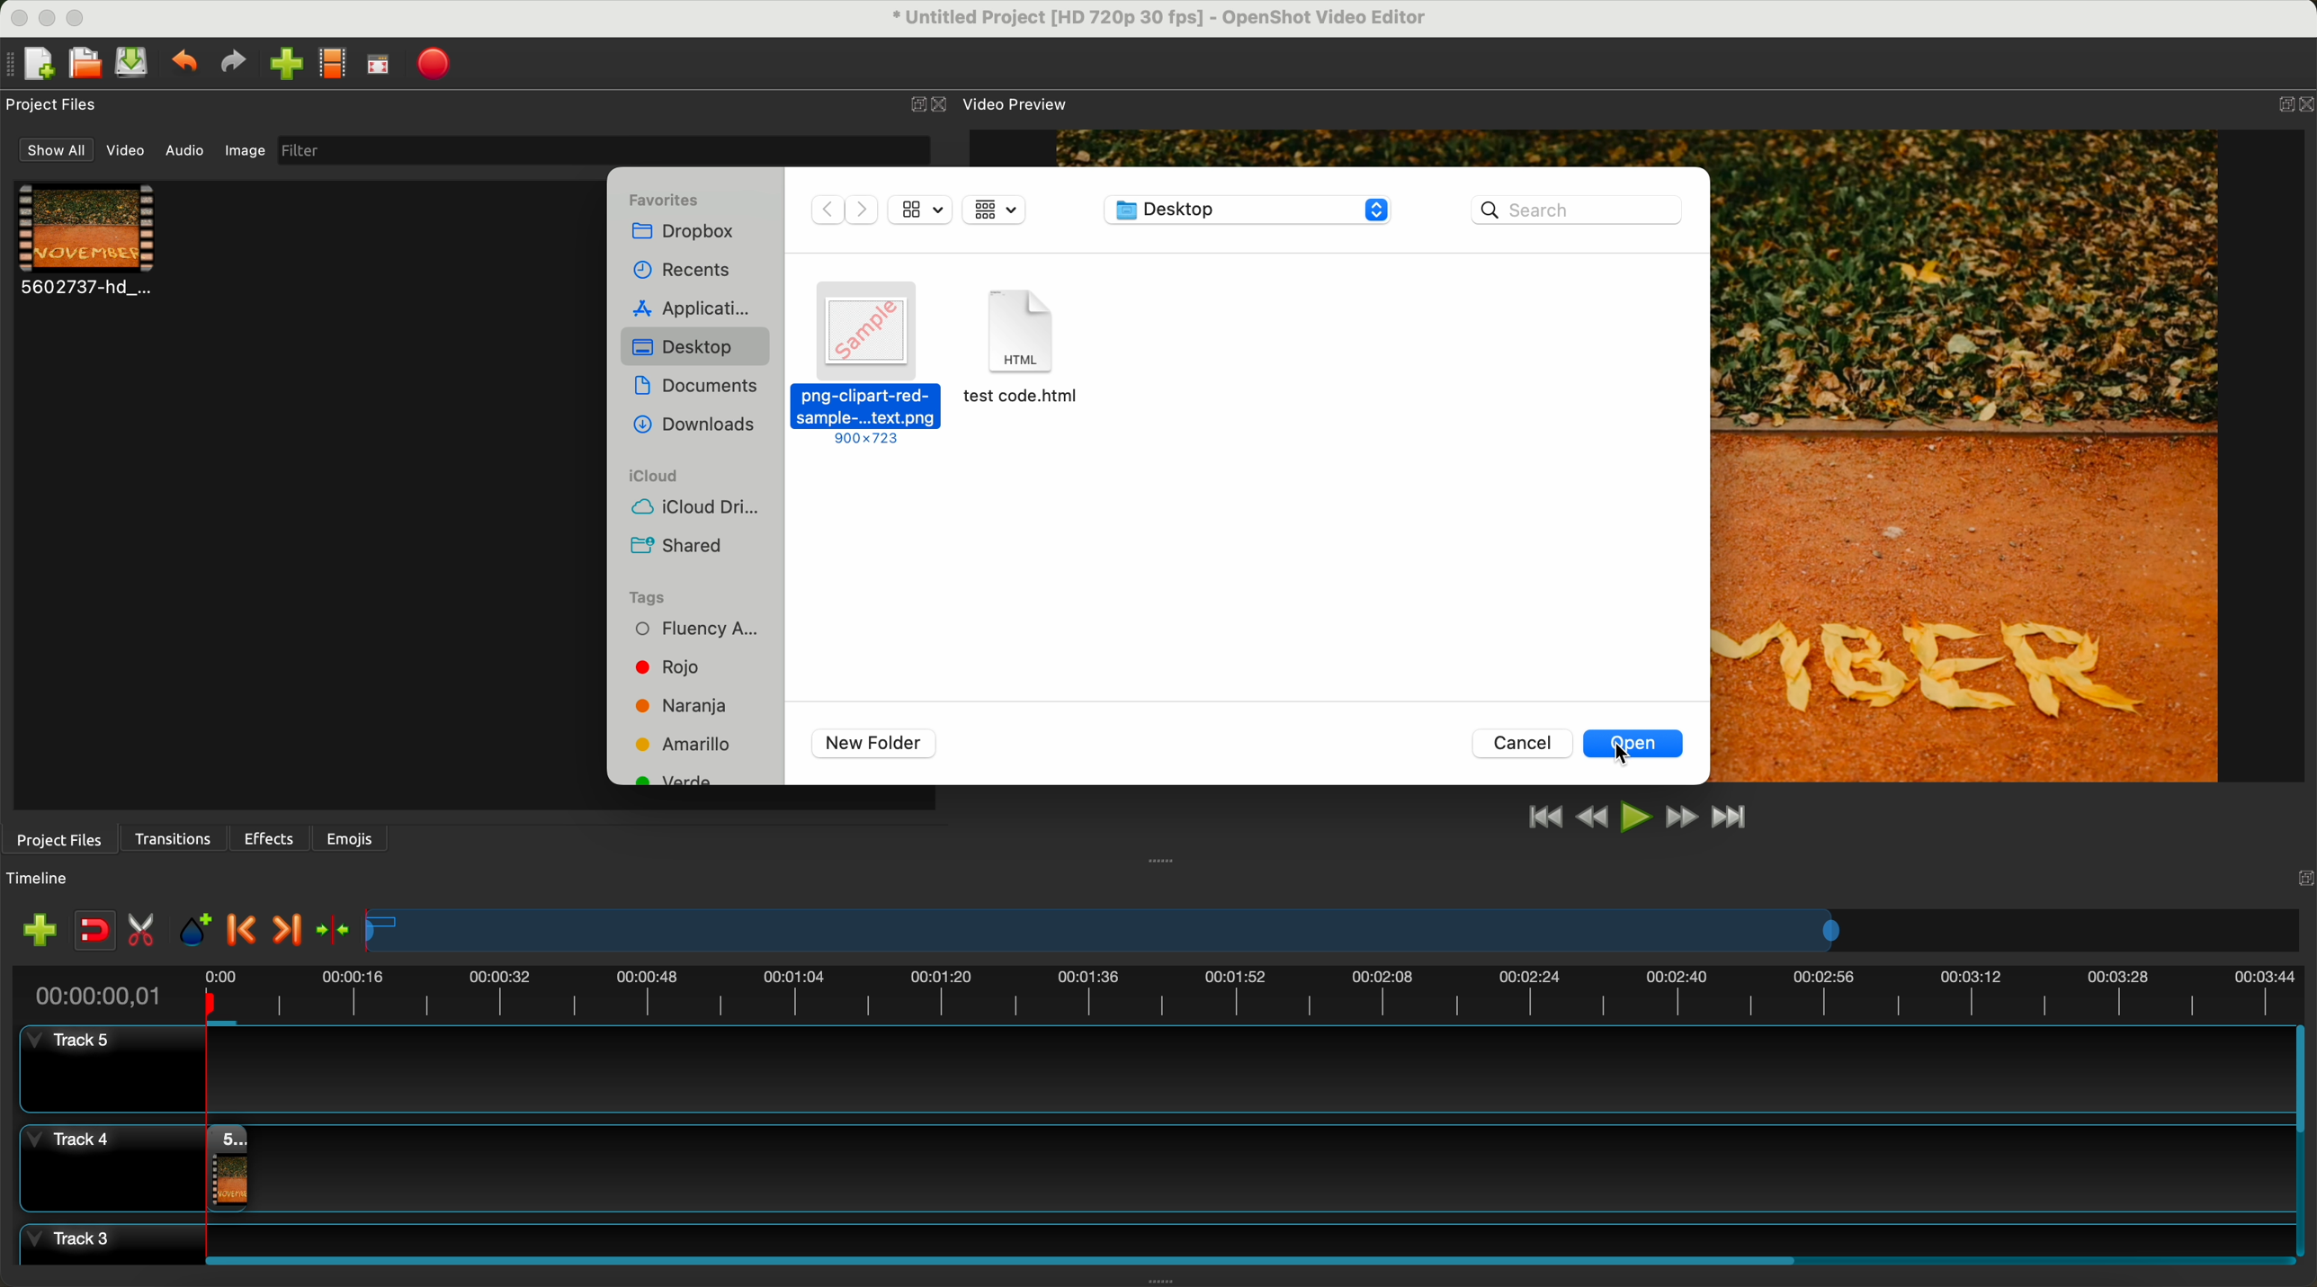 This screenshot has width=2317, height=1287. I want to click on project files, so click(54, 104).